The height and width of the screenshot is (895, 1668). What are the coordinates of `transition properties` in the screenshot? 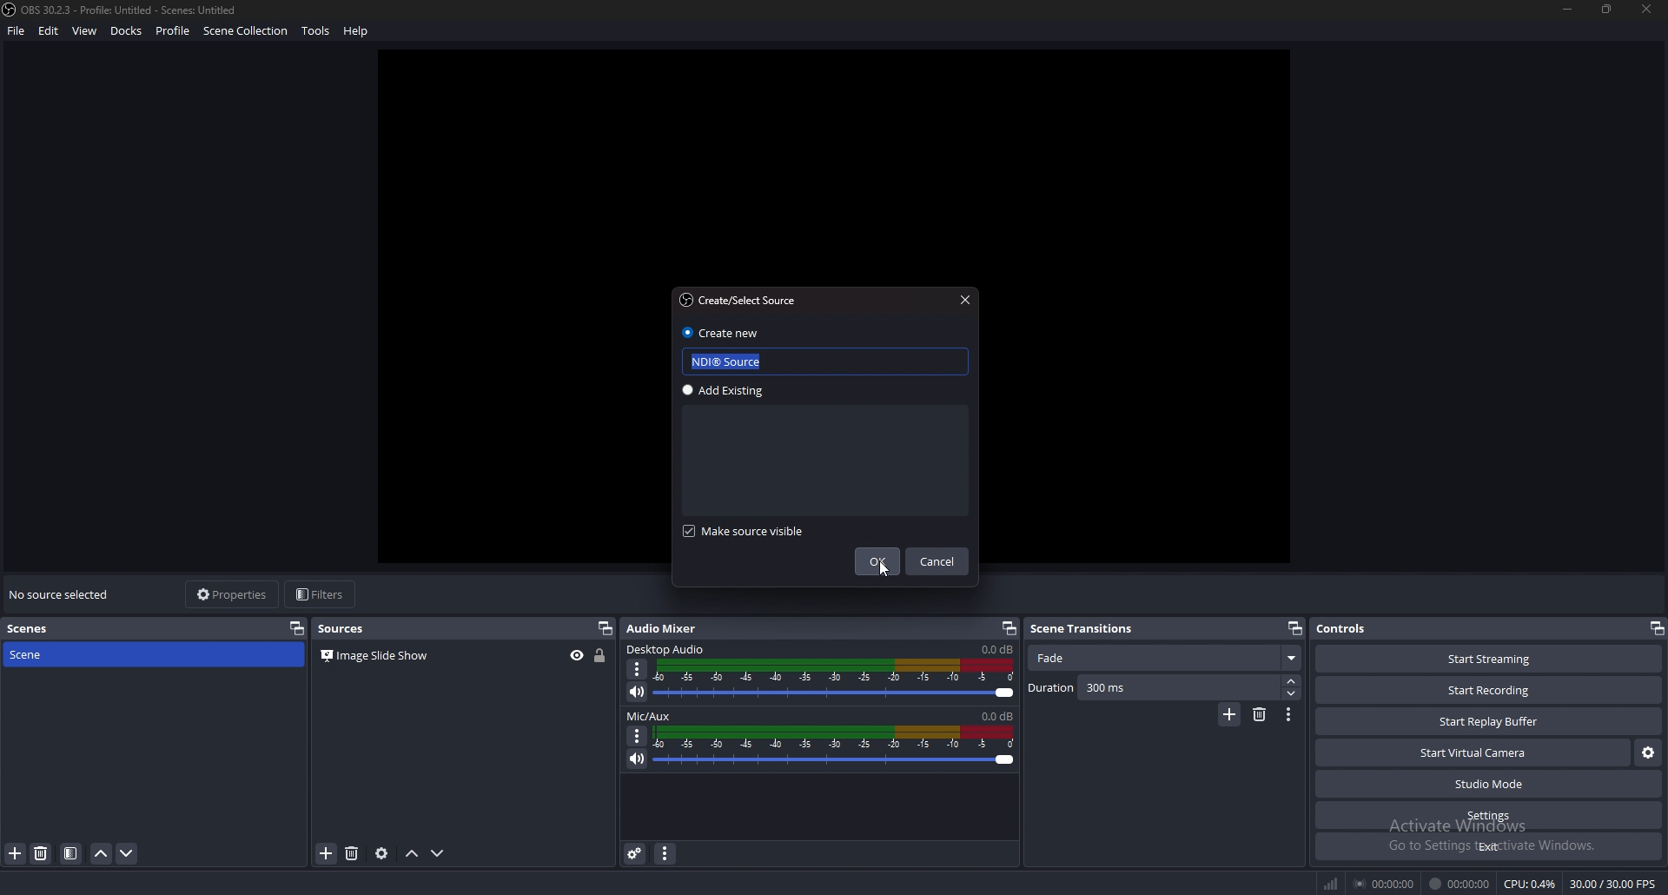 It's located at (1287, 715).